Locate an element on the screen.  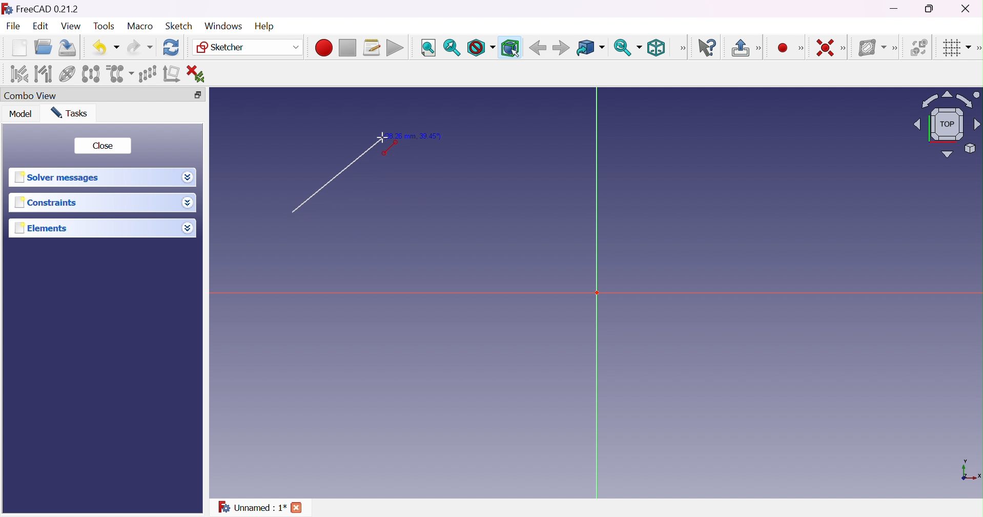
Fit all is located at coordinates (427, 48).